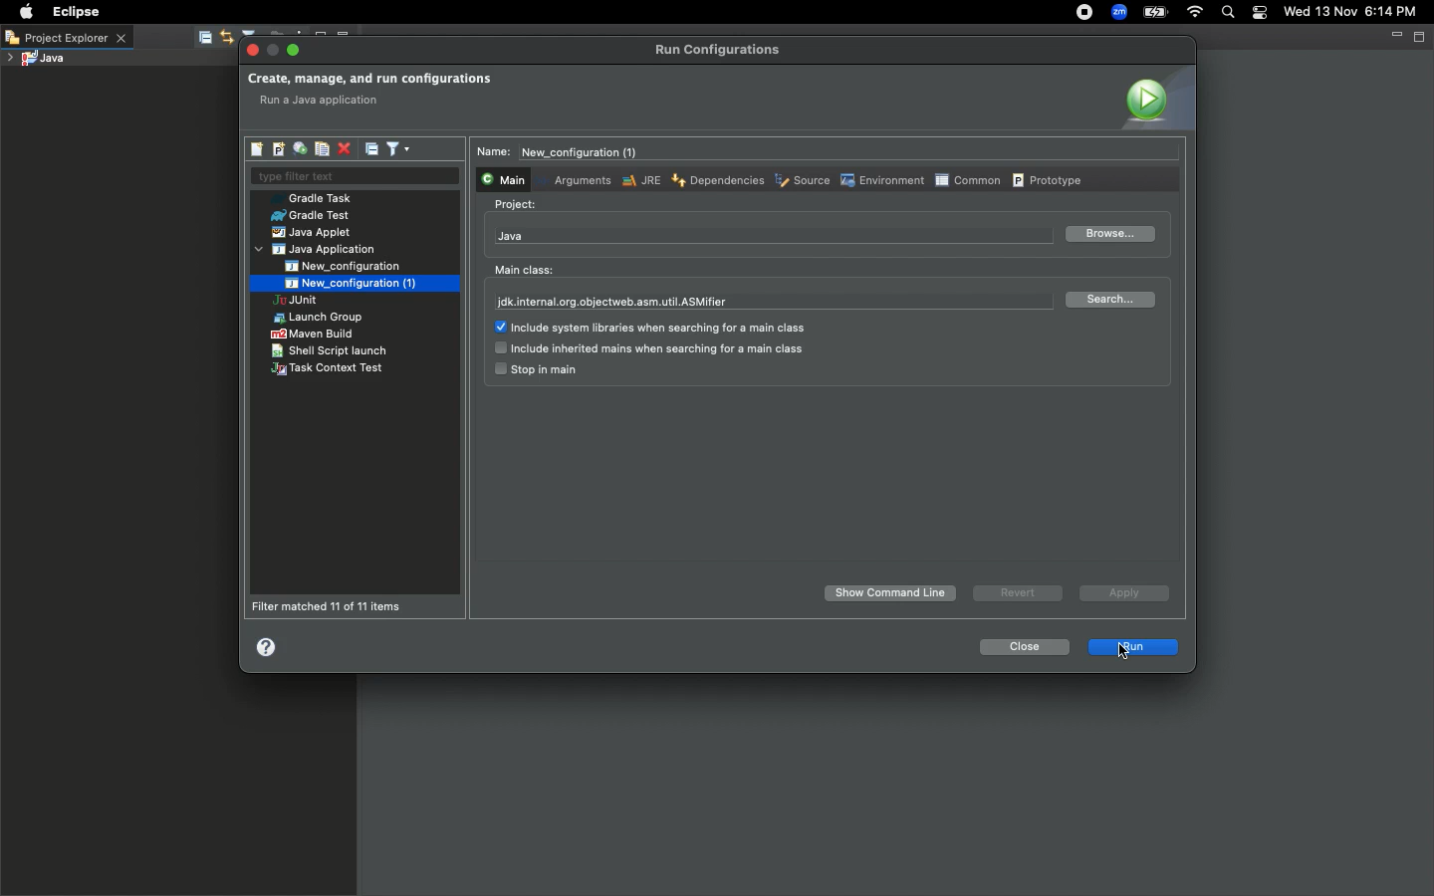 This screenshot has height=896, width=1434. What do you see at coordinates (318, 250) in the screenshot?
I see `Java application` at bounding box center [318, 250].